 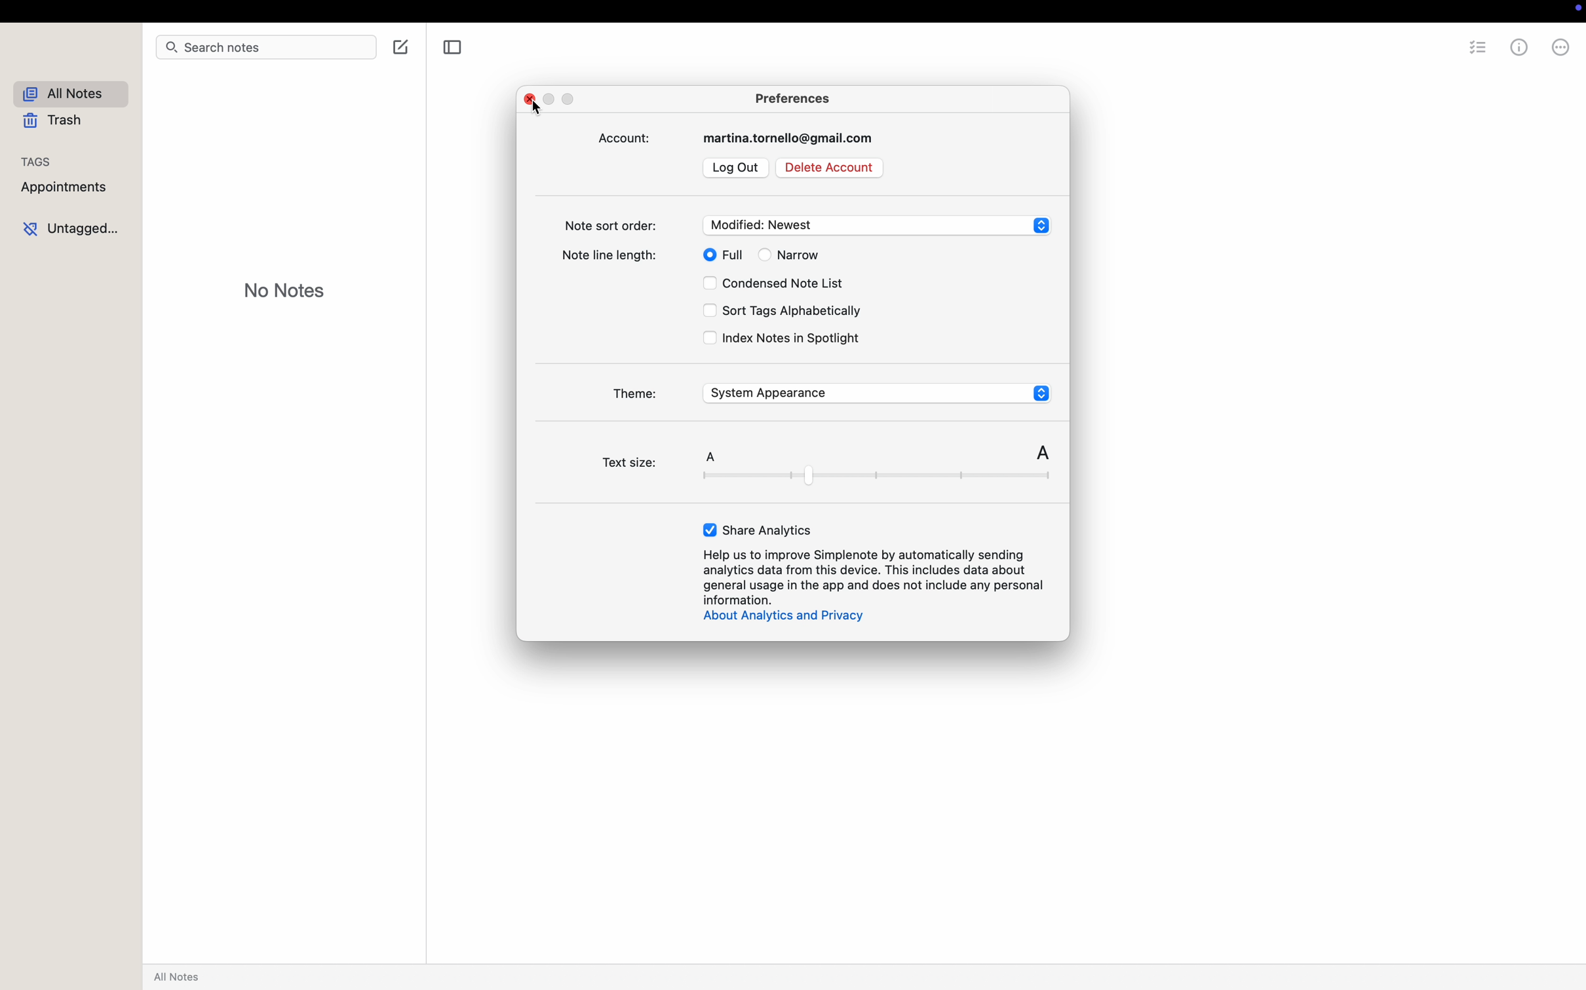 What do you see at coordinates (828, 168) in the screenshot?
I see `delete account` at bounding box center [828, 168].